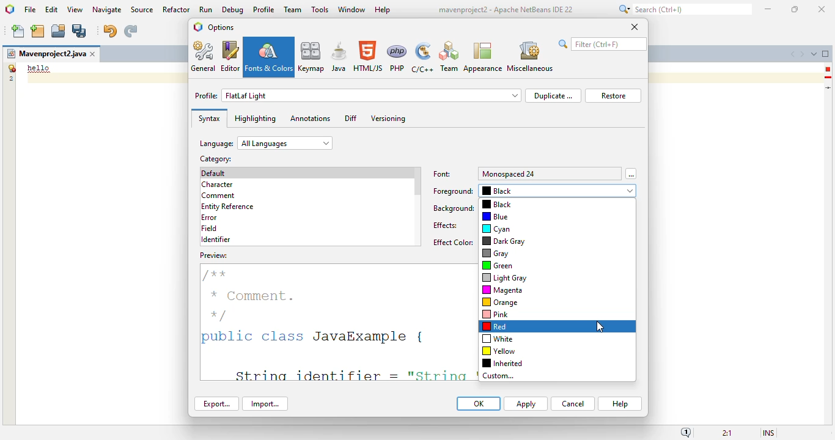  Describe the element at coordinates (683, 9) in the screenshot. I see `search` at that location.